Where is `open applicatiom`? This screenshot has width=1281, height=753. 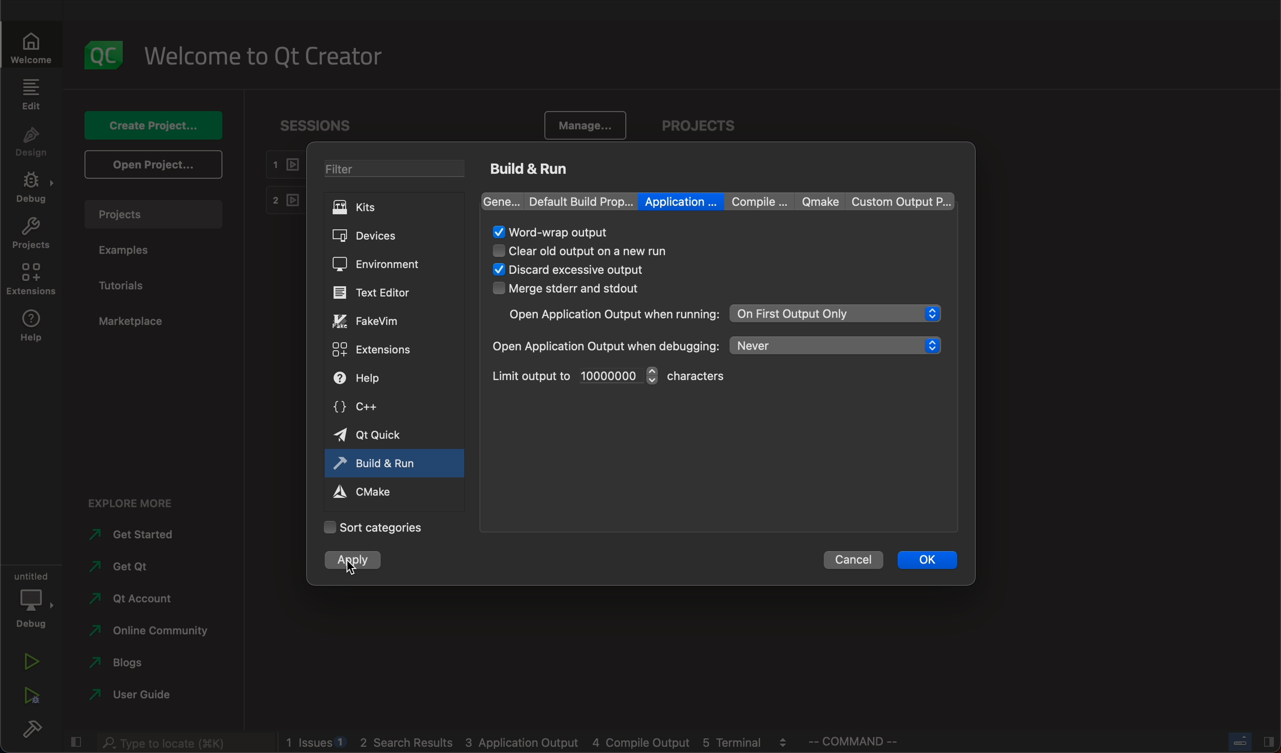 open applicatiom is located at coordinates (611, 315).